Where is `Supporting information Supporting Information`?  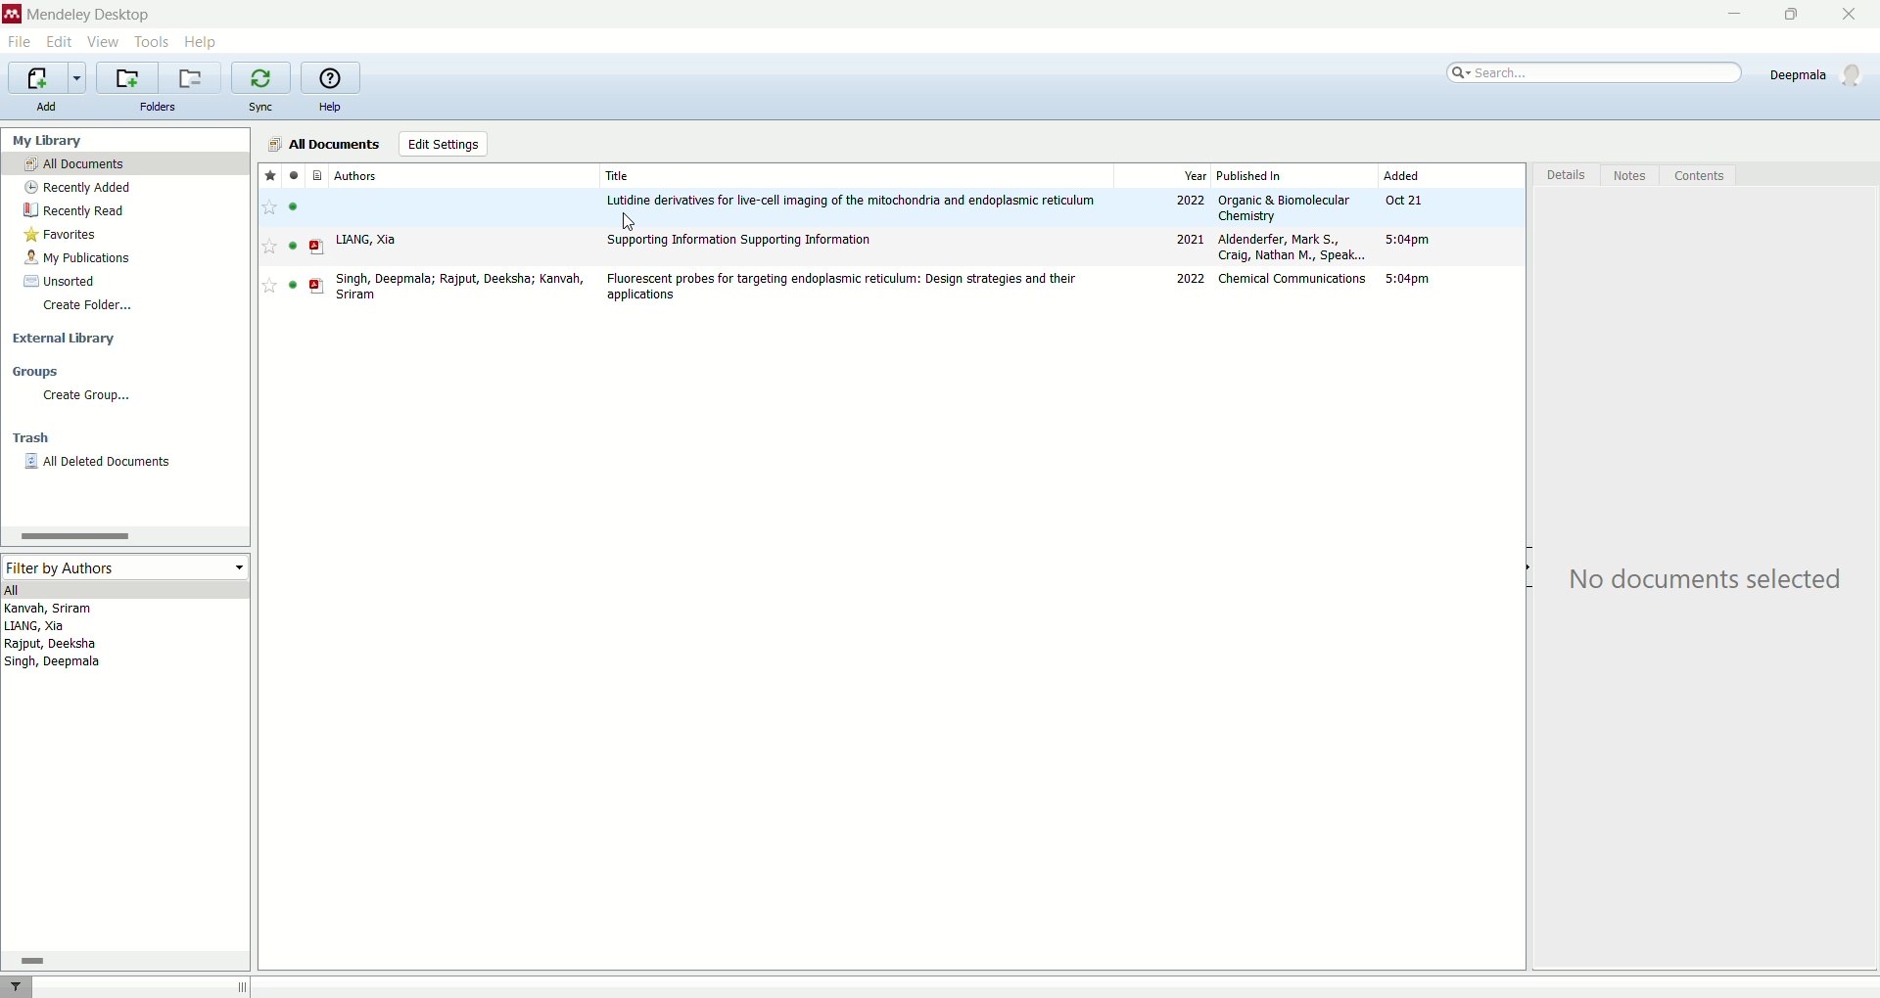
Supporting information Supporting Information is located at coordinates (741, 240).